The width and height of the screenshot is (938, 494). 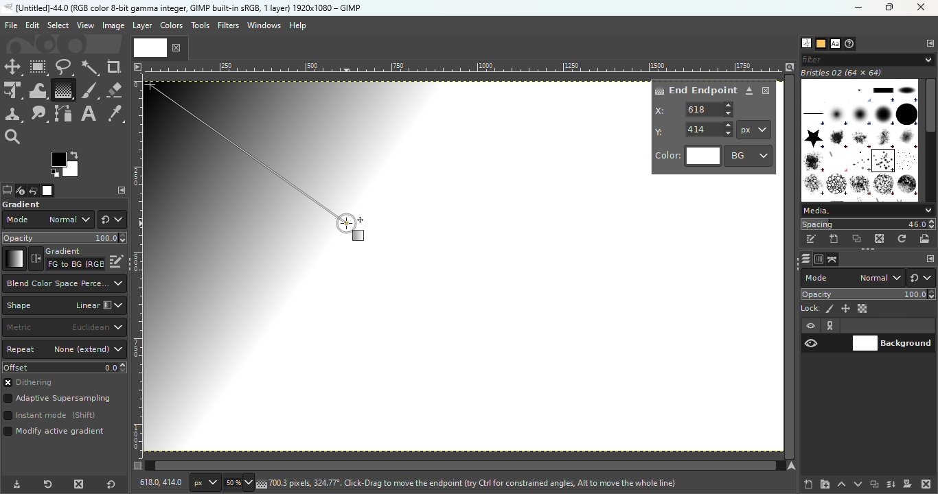 What do you see at coordinates (695, 109) in the screenshot?
I see `X axis measurment` at bounding box center [695, 109].